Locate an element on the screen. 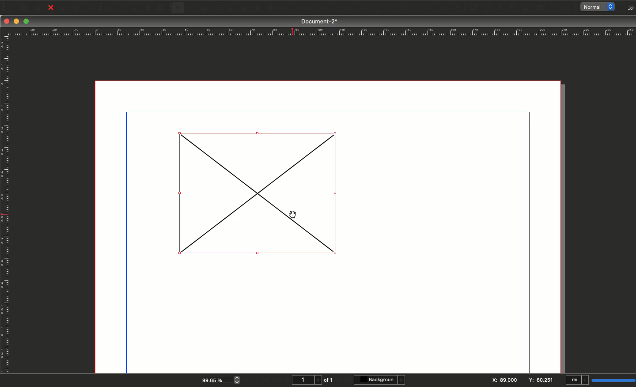 This screenshot has width=636, height=387. Text frame is located at coordinates (191, 9).